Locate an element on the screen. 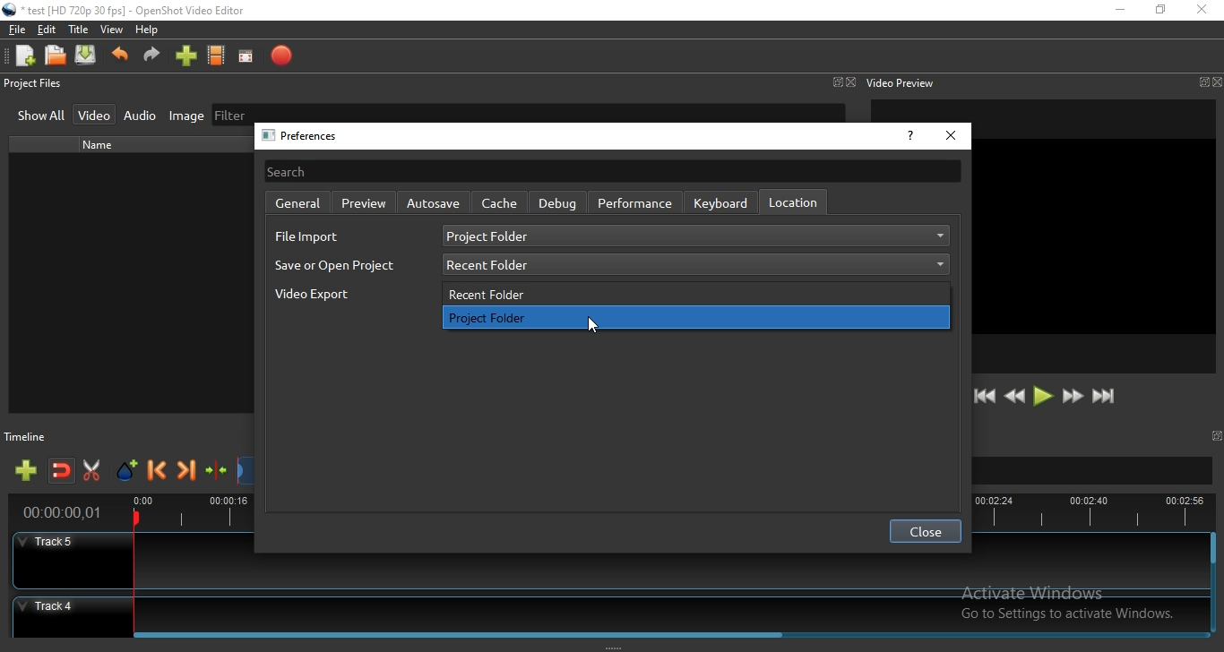 Image resolution: width=1224 pixels, height=652 pixels. Centre the timeline on the playhead is located at coordinates (217, 474).